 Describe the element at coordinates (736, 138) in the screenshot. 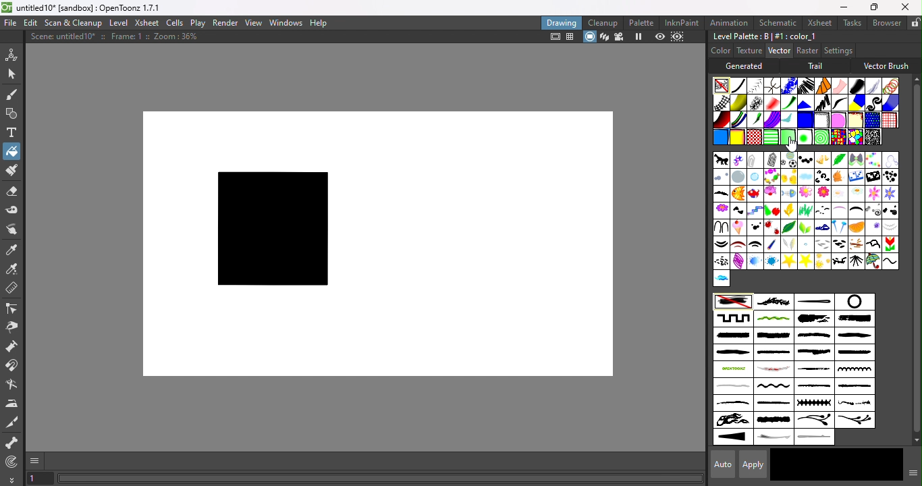

I see `Plain shadow` at that location.